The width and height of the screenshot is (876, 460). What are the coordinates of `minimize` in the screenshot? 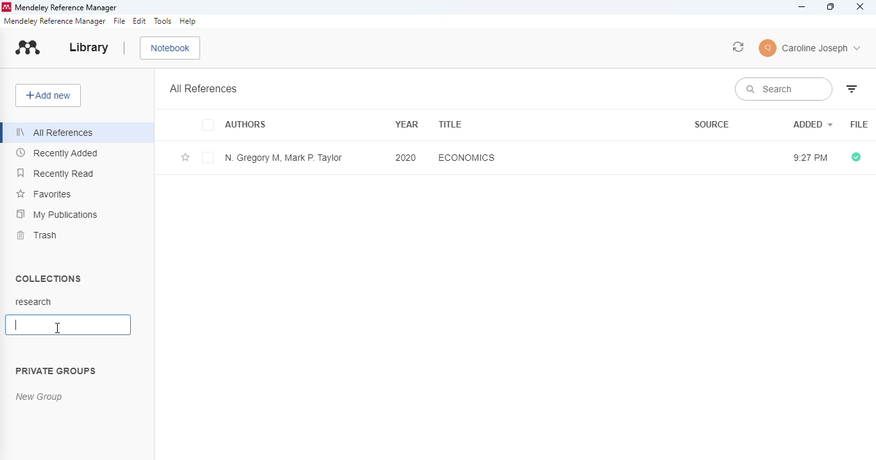 It's located at (802, 7).